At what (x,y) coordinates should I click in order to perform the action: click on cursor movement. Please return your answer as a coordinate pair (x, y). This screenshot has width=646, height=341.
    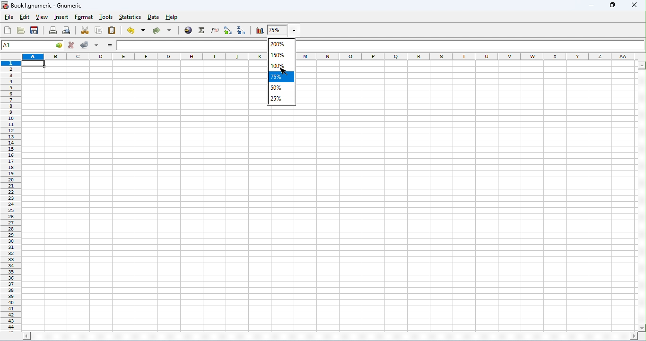
    Looking at the image, I should click on (285, 71).